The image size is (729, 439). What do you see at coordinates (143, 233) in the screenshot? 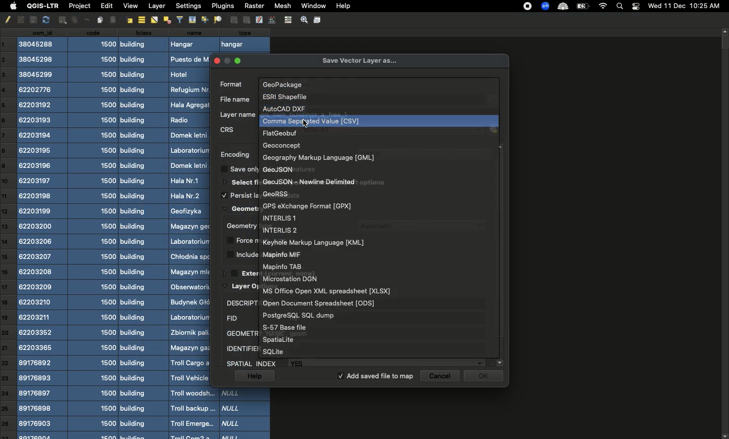
I see `class` at bounding box center [143, 233].